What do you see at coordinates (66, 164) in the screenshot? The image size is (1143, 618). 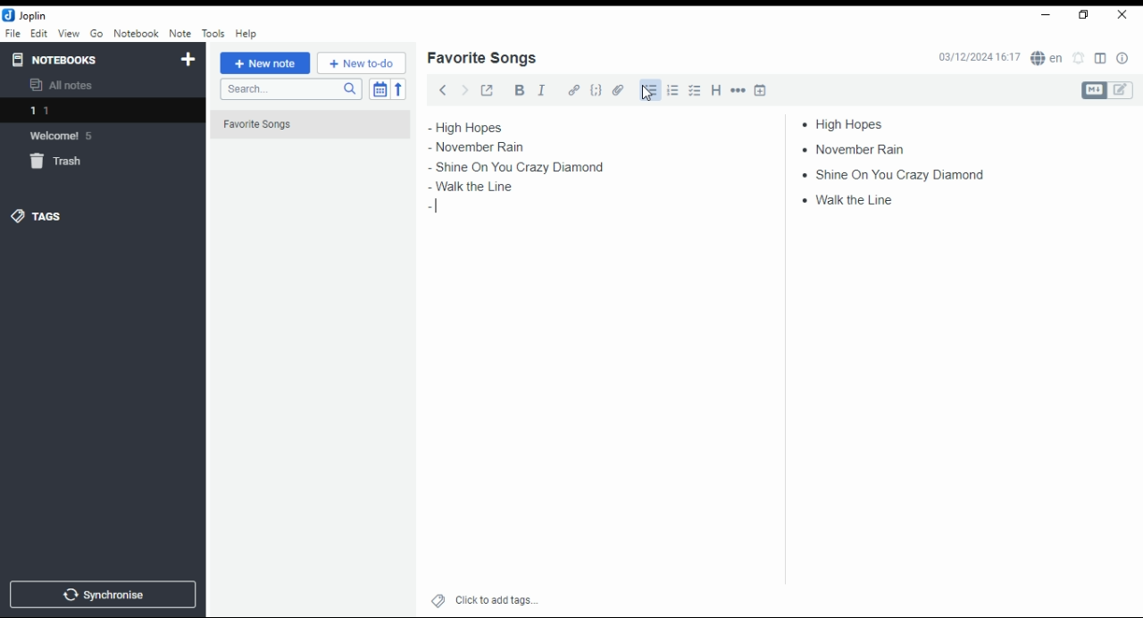 I see `trash` at bounding box center [66, 164].